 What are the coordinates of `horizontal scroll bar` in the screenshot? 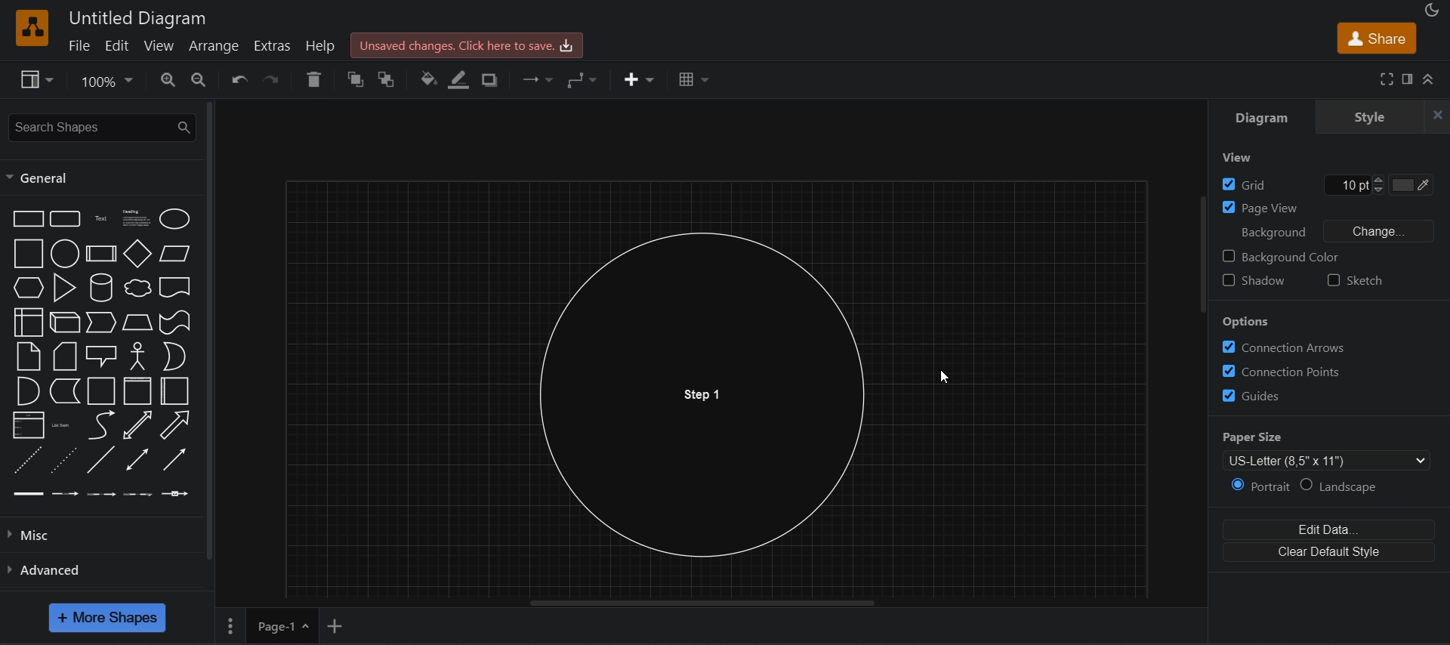 It's located at (705, 605).